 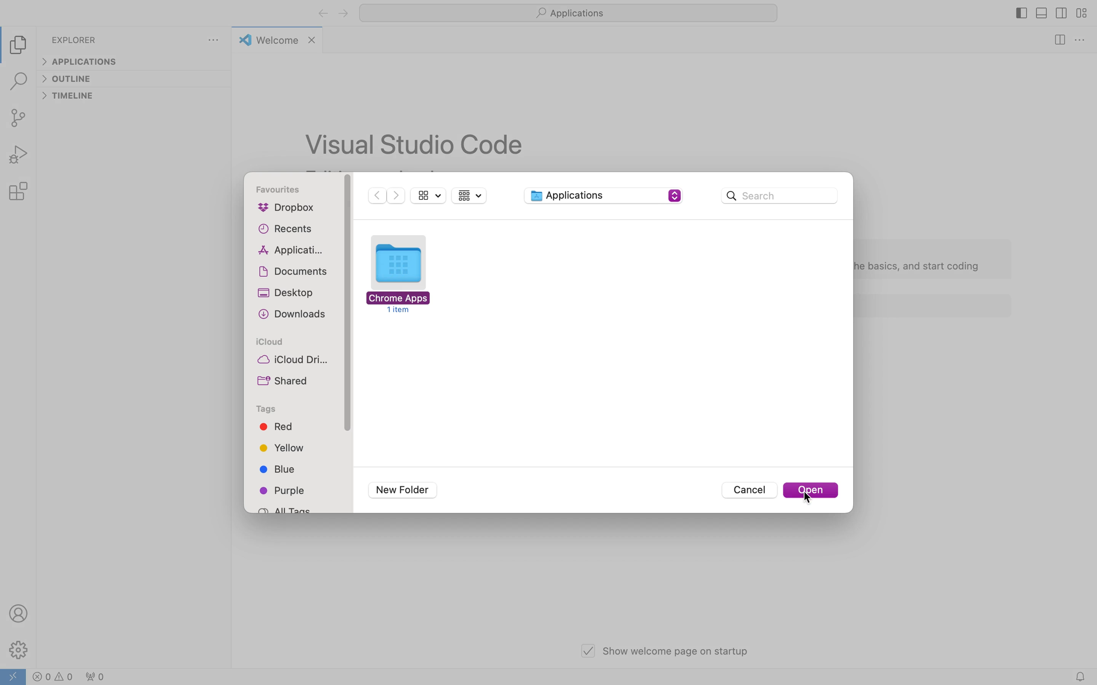 I want to click on toggle secondary side bar, so click(x=1060, y=16).